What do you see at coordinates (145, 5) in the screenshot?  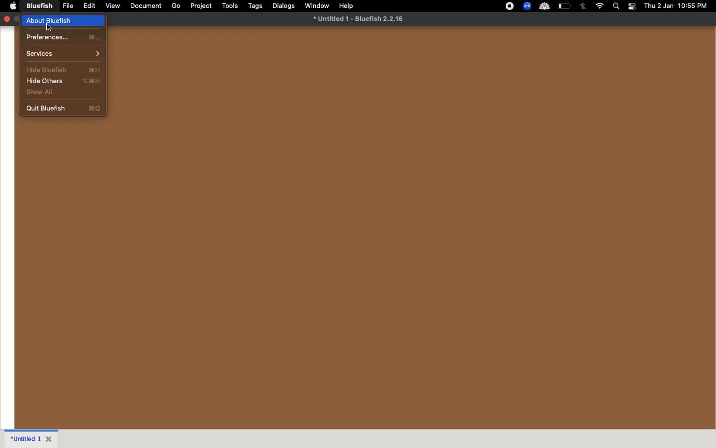 I see `document` at bounding box center [145, 5].